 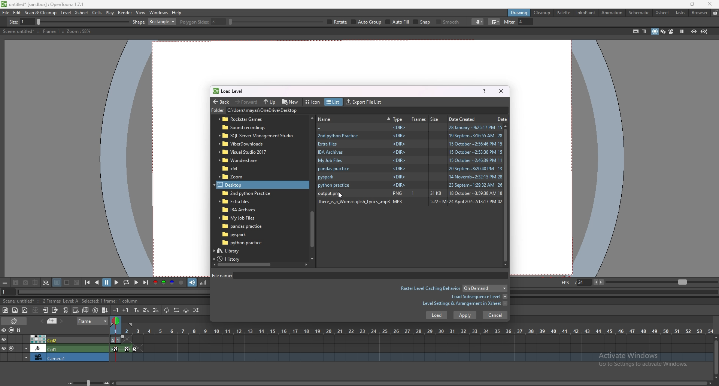 I want to click on folder, so click(x=242, y=234).